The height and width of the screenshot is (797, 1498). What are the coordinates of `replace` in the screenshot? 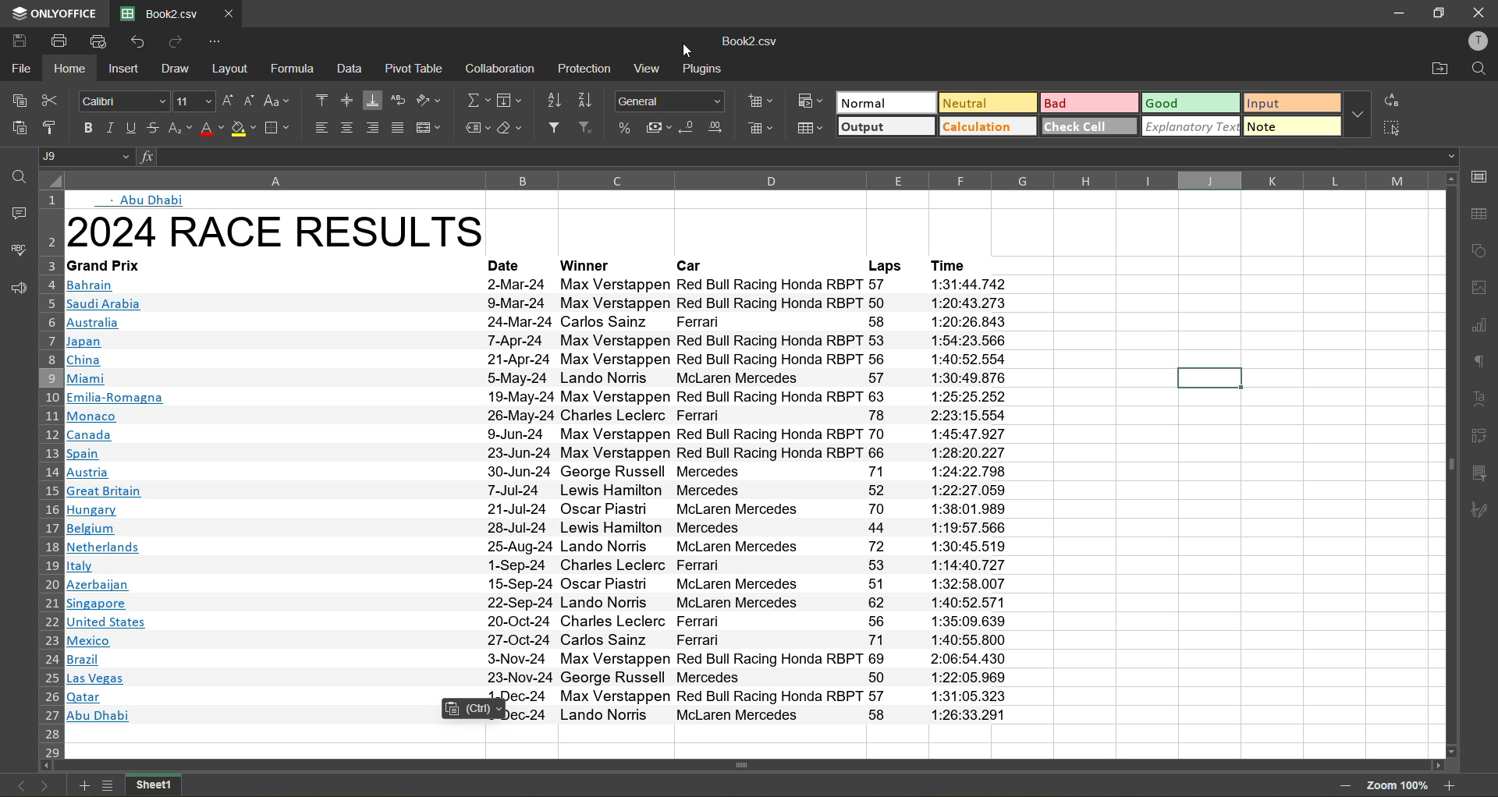 It's located at (1395, 100).